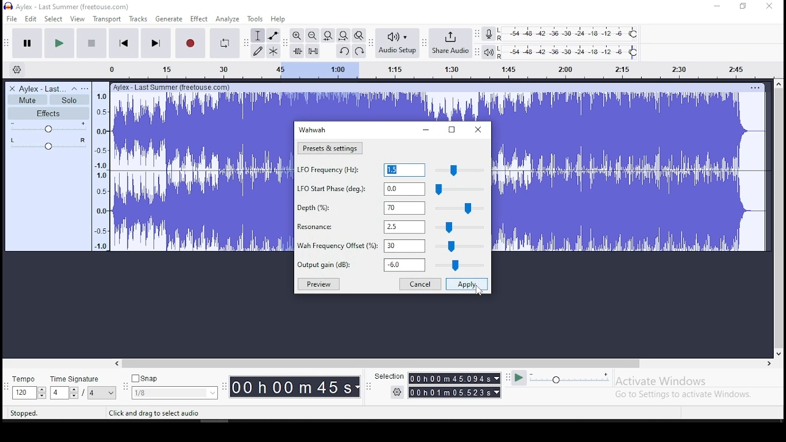 This screenshot has height=442, width=786. What do you see at coordinates (459, 189) in the screenshot?
I see `LFO start phase (deg.) slider` at bounding box center [459, 189].